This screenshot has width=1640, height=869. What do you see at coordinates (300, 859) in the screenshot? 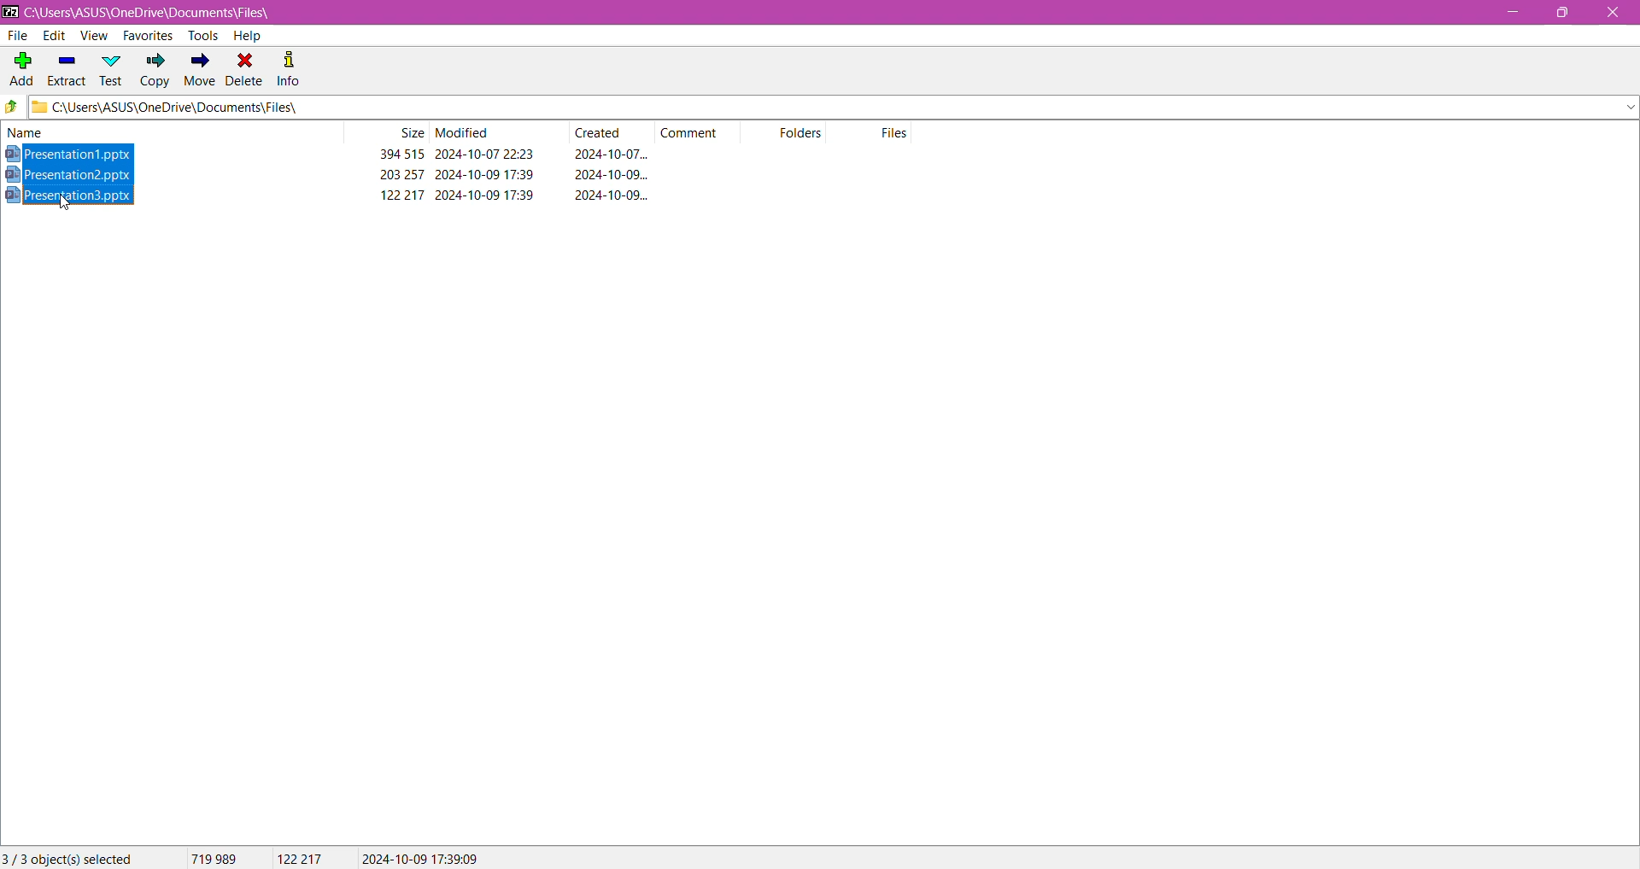
I see `122217` at bounding box center [300, 859].